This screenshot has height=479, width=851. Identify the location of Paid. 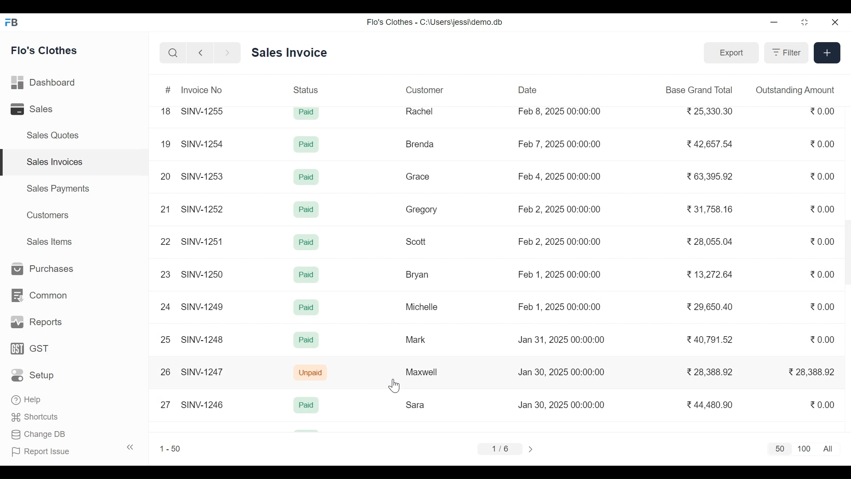
(308, 177).